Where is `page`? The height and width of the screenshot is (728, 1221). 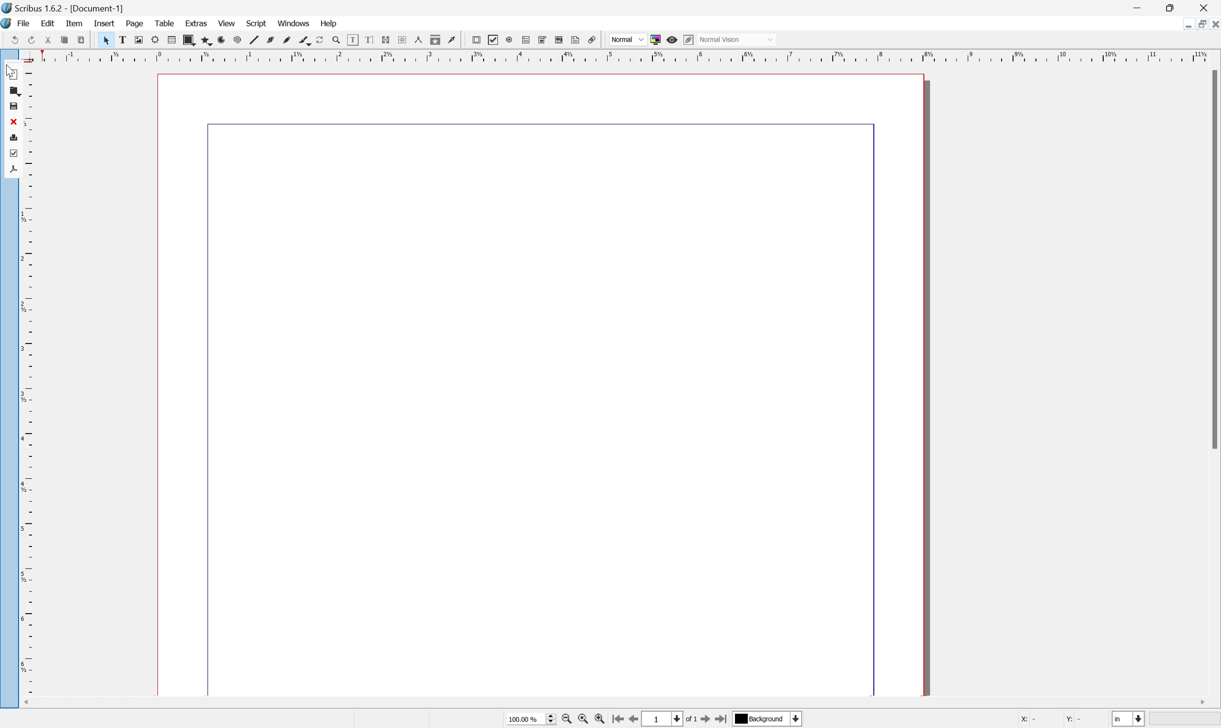 page is located at coordinates (135, 24).